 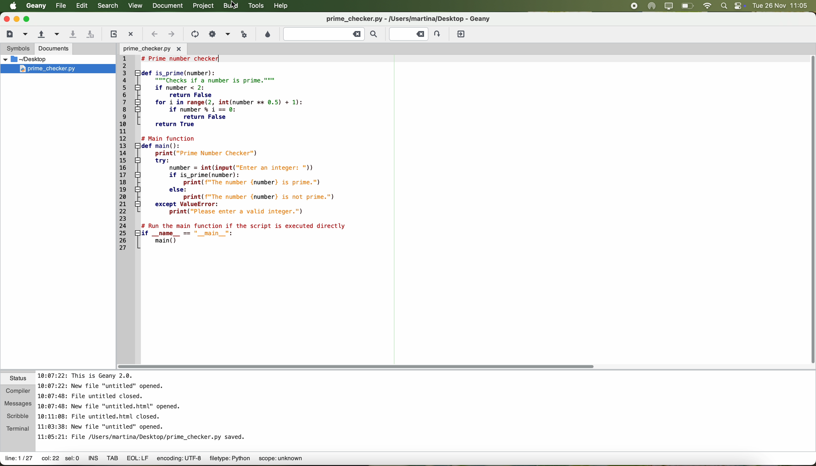 I want to click on open file, so click(x=152, y=48).